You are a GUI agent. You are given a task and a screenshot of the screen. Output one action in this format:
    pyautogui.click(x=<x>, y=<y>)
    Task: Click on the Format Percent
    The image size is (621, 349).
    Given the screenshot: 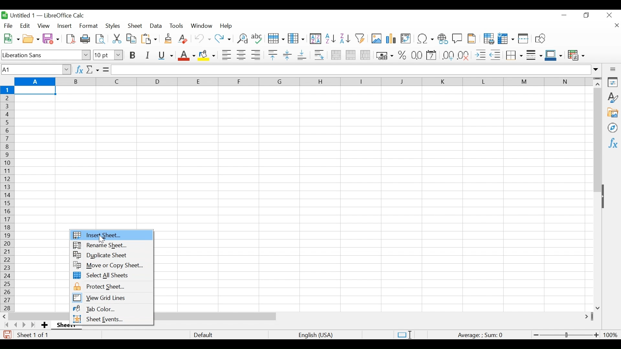 What is the action you would take?
    pyautogui.click(x=402, y=56)
    